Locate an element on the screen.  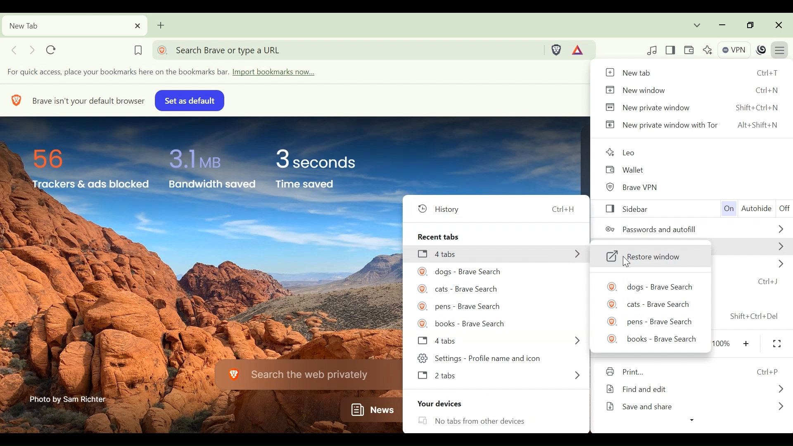
dogs - Brave Search is located at coordinates (647, 286).